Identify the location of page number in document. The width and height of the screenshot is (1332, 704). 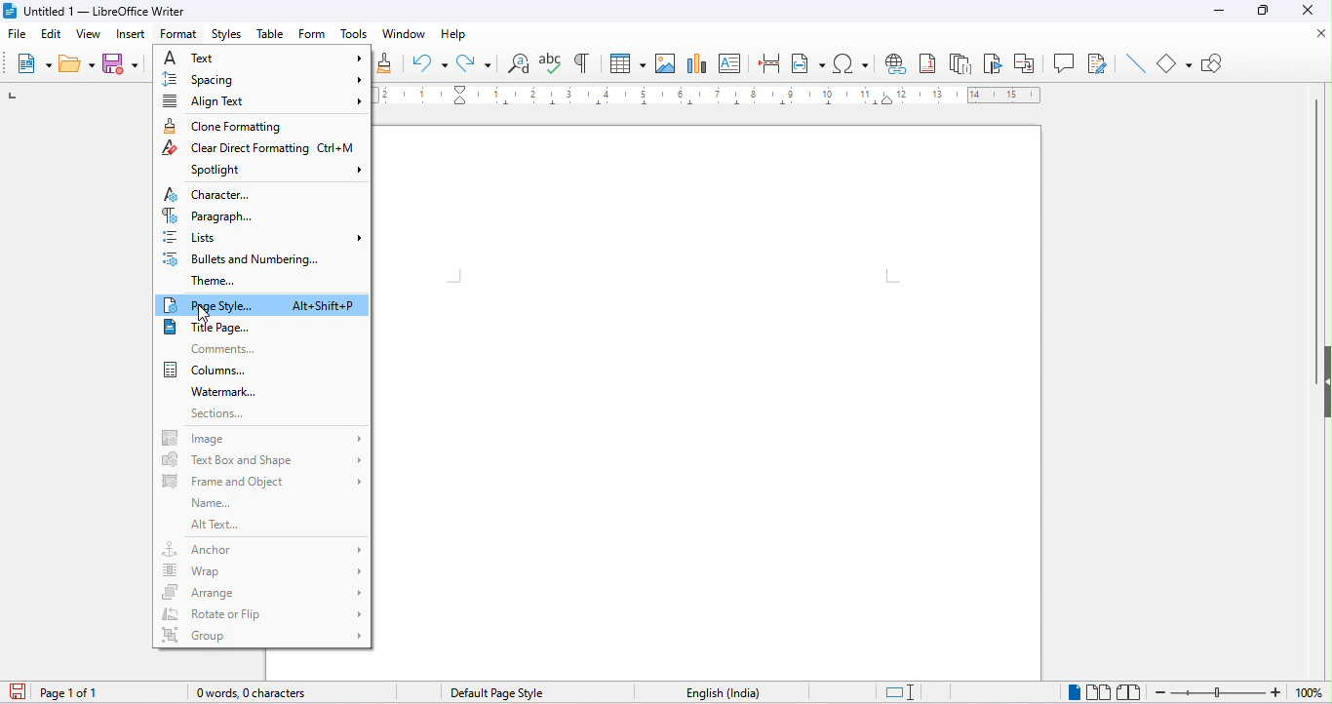
(72, 692).